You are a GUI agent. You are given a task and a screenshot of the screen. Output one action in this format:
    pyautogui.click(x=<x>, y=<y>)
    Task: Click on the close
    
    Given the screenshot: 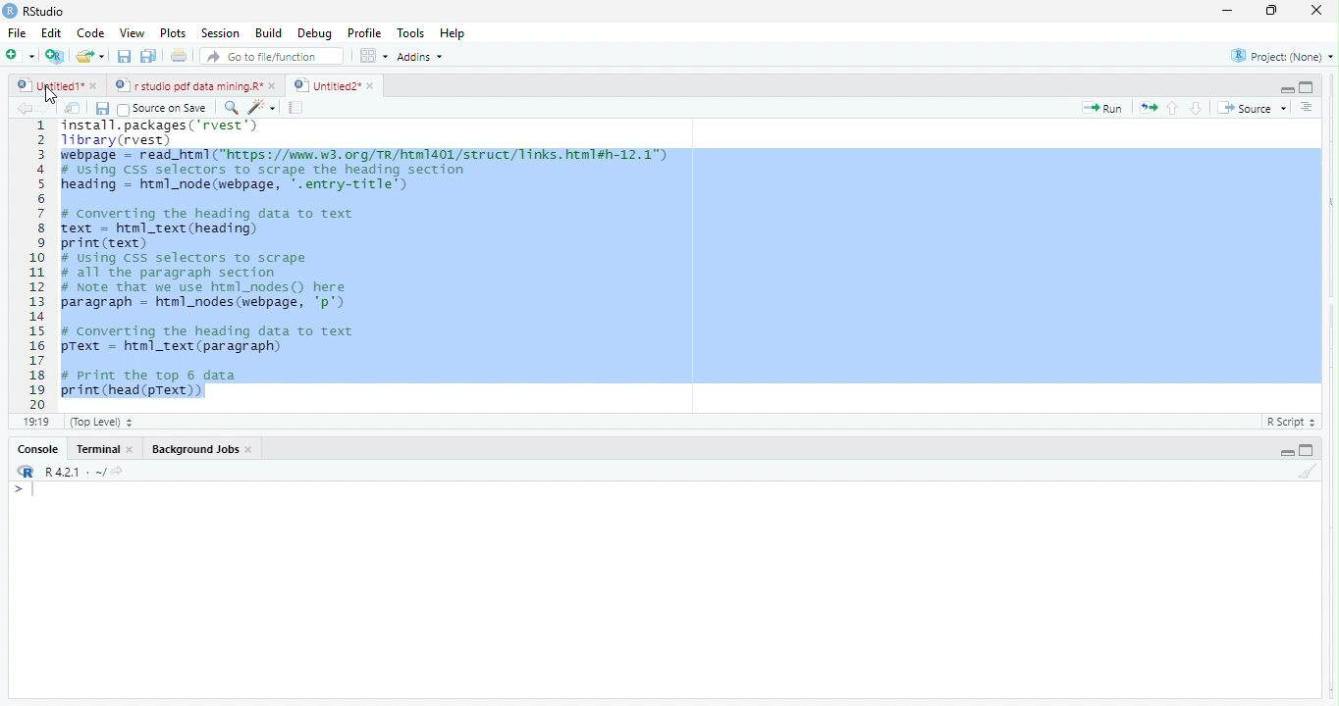 What is the action you would take?
    pyautogui.click(x=96, y=87)
    